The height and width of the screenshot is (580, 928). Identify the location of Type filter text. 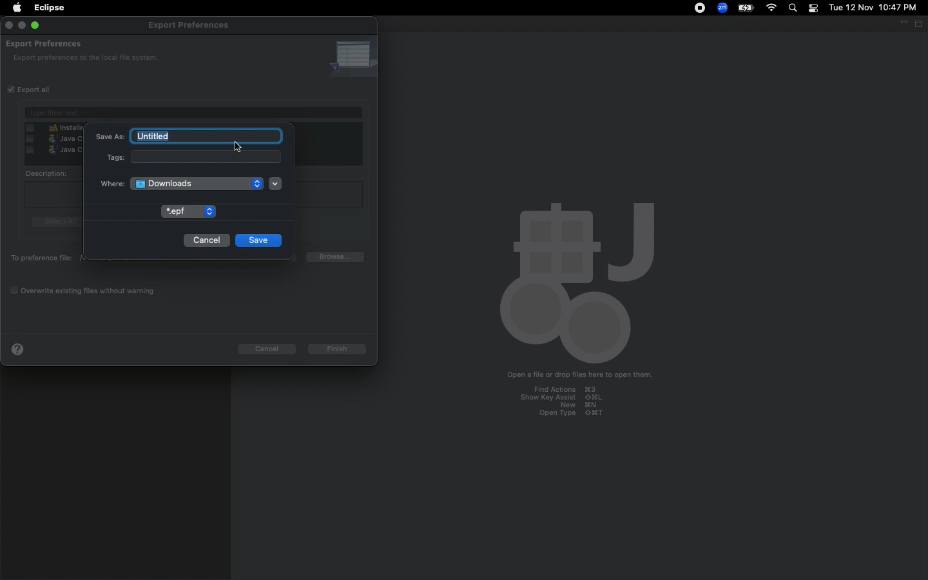
(194, 113).